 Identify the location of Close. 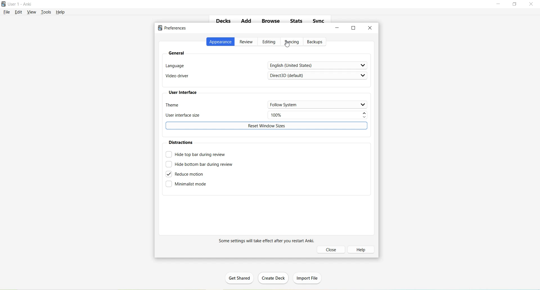
(370, 28).